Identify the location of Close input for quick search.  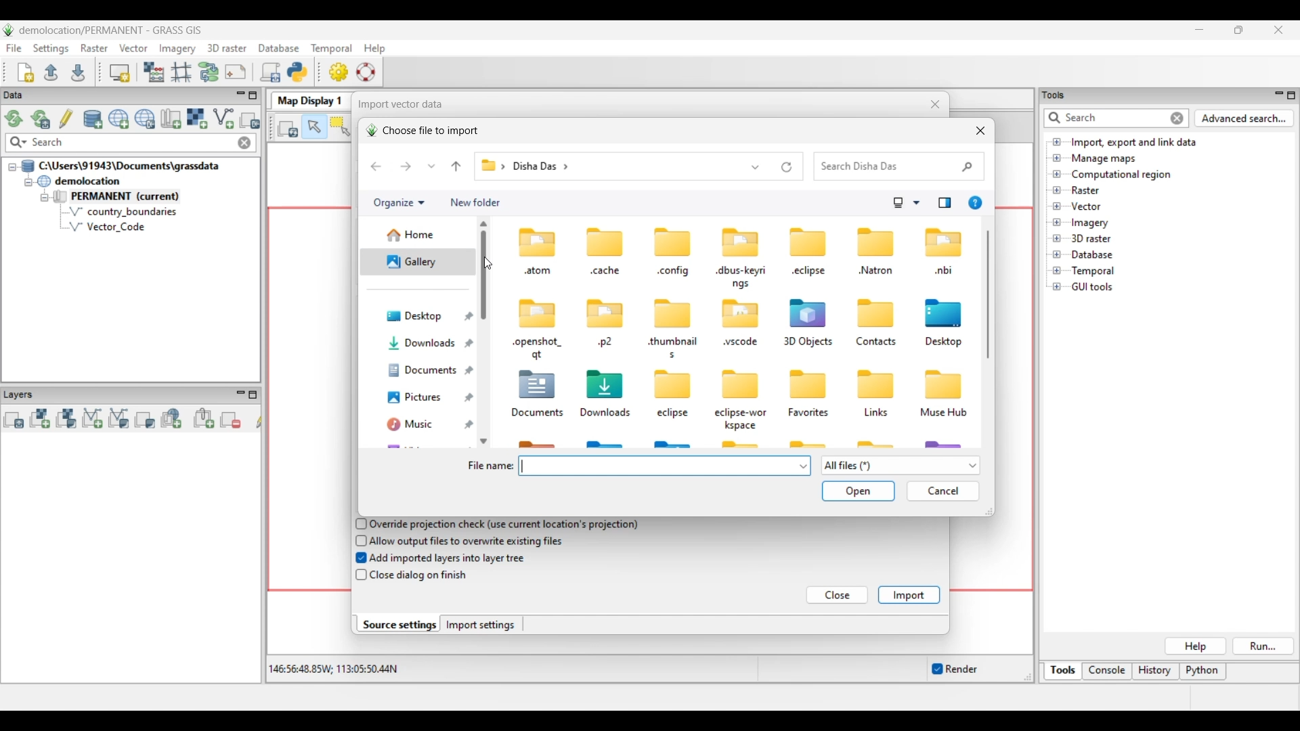
(1178, 118).